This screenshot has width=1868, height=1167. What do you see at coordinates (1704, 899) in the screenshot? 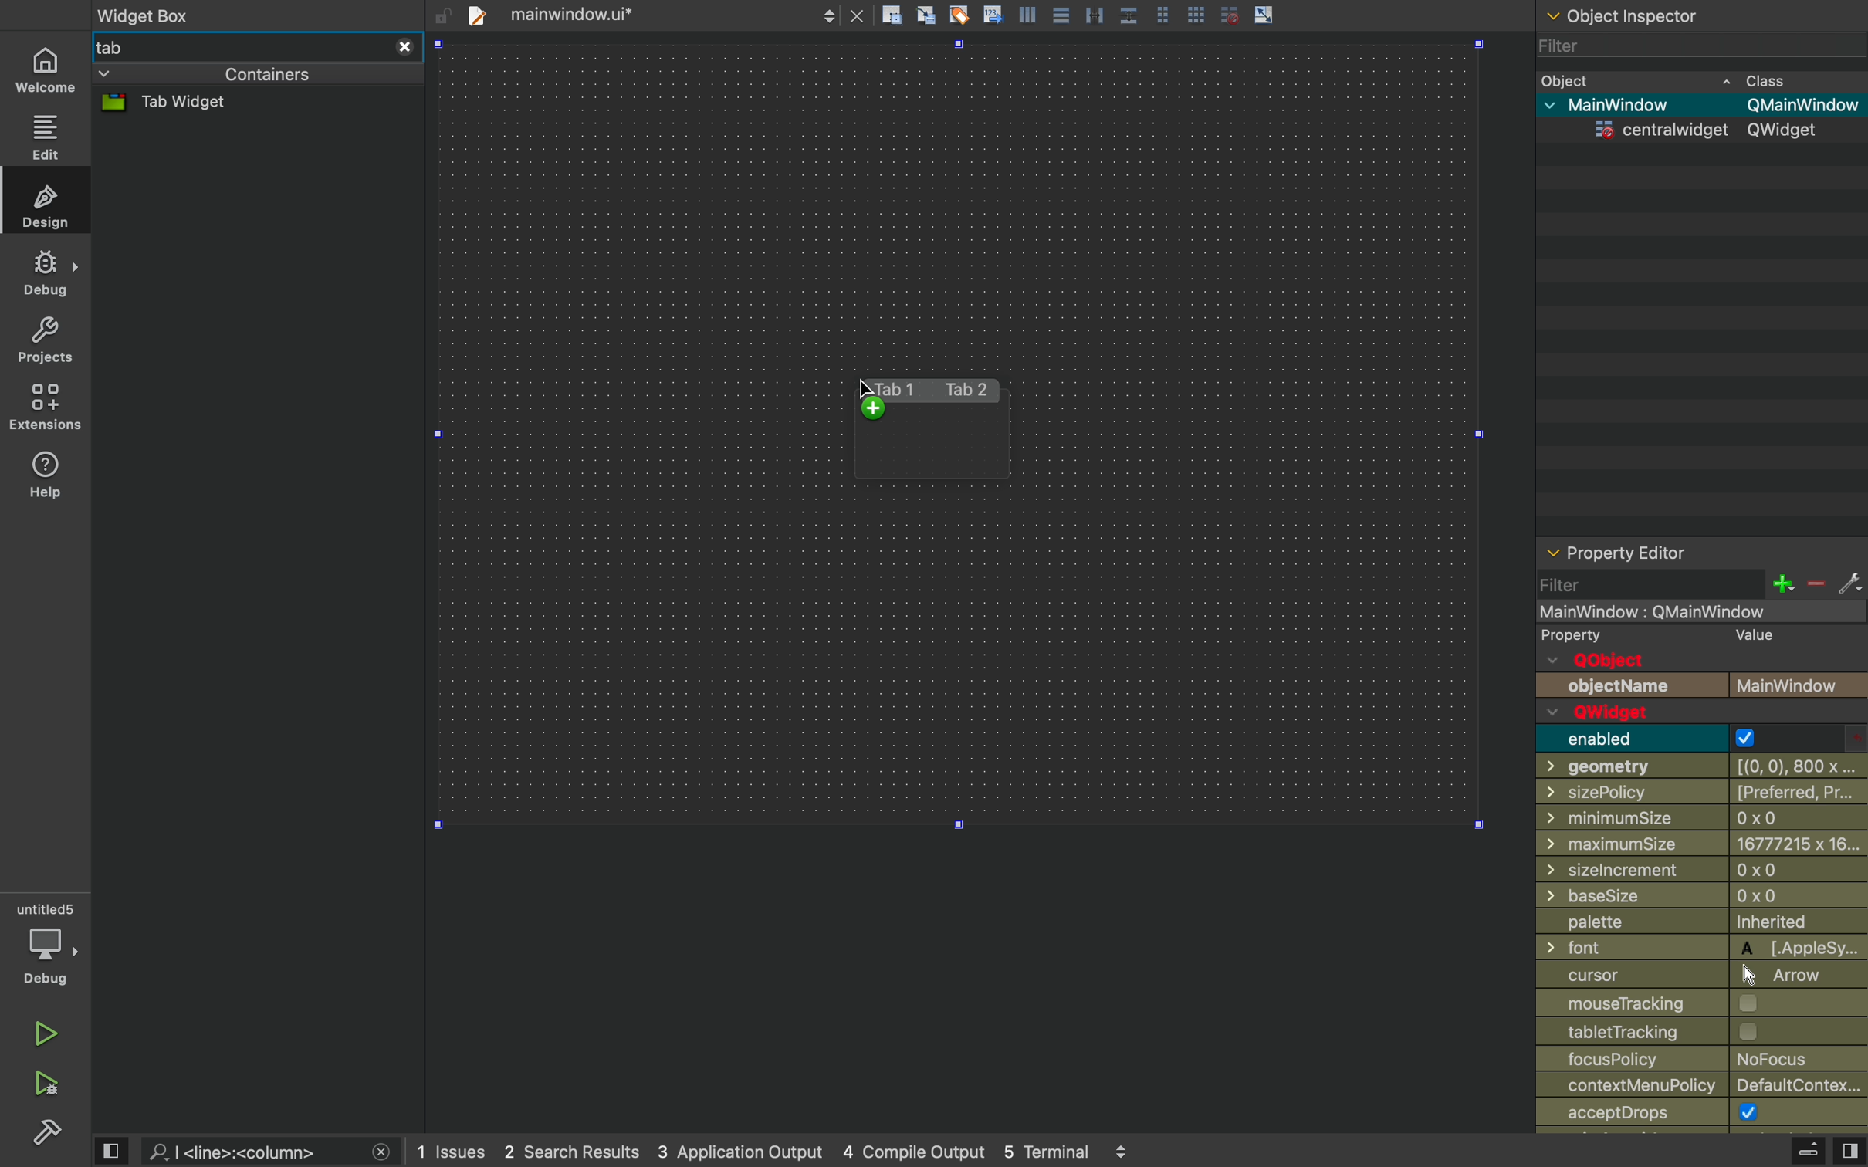
I see `basesize` at bounding box center [1704, 899].